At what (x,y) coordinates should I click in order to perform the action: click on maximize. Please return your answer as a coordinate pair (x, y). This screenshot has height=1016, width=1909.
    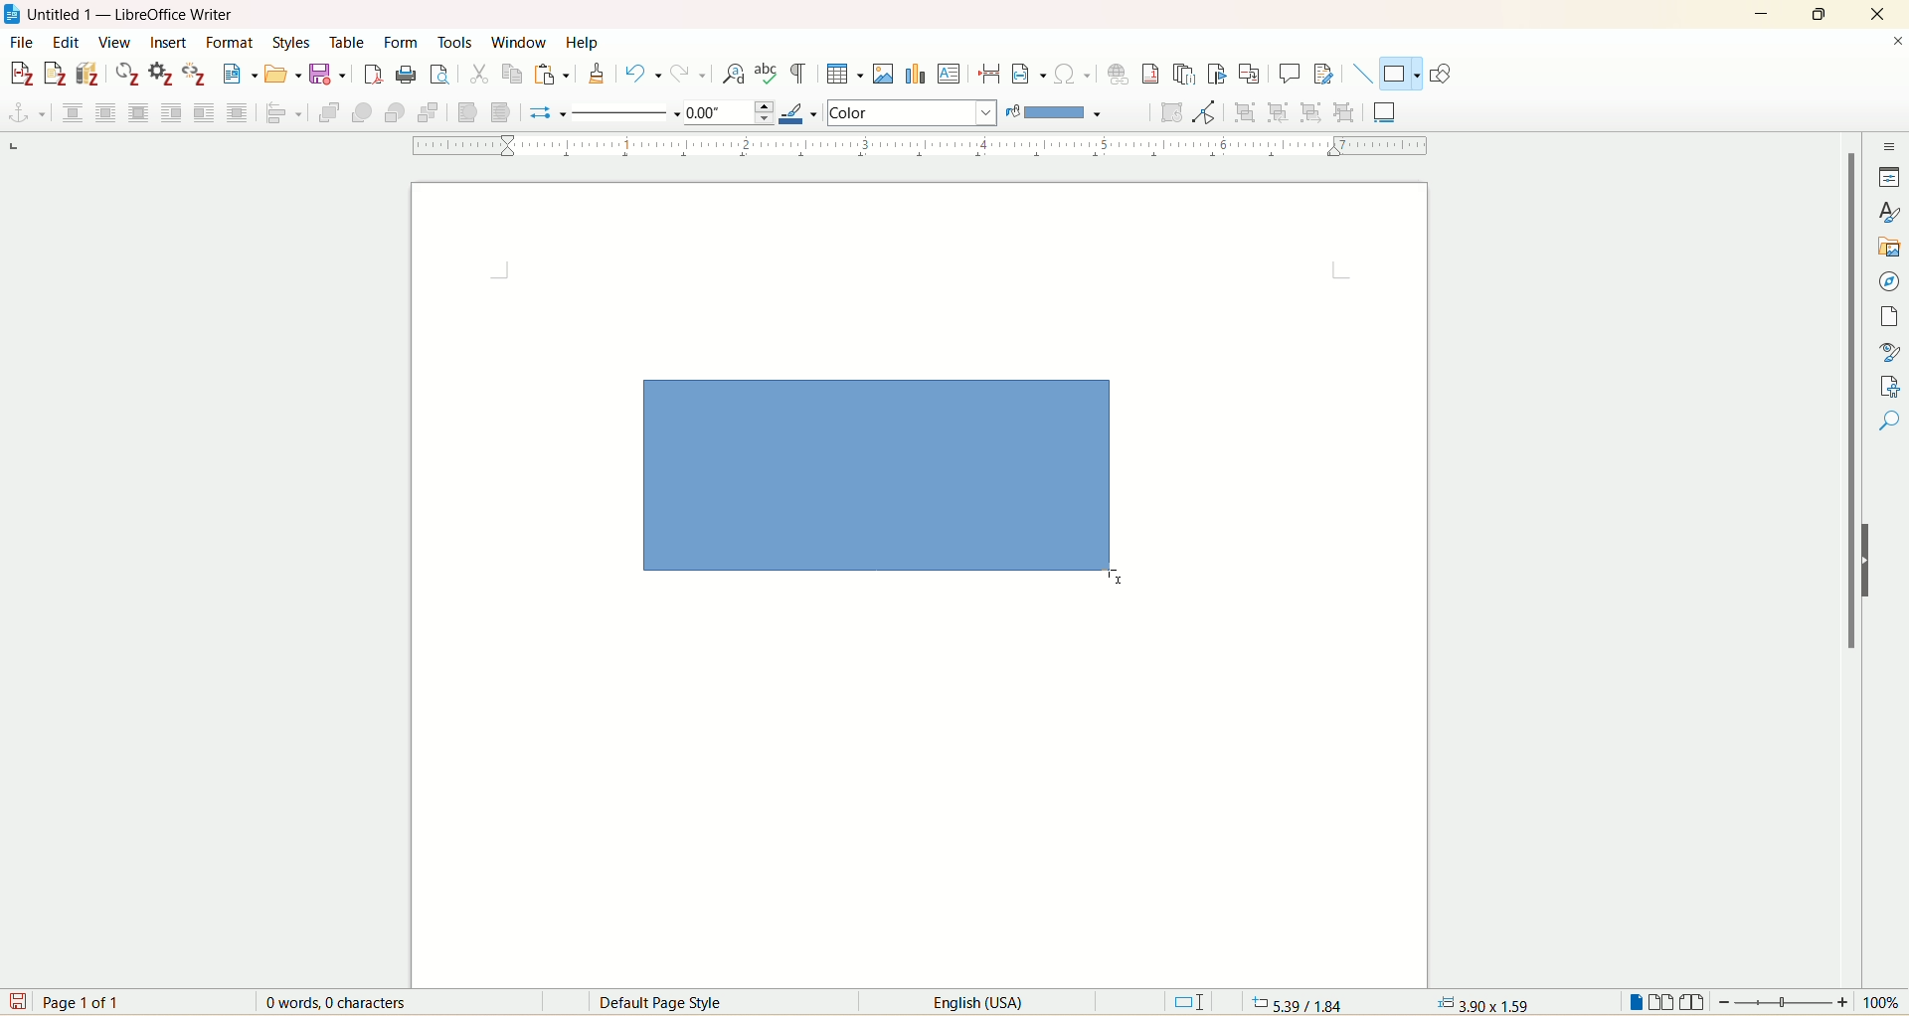
    Looking at the image, I should click on (1823, 13).